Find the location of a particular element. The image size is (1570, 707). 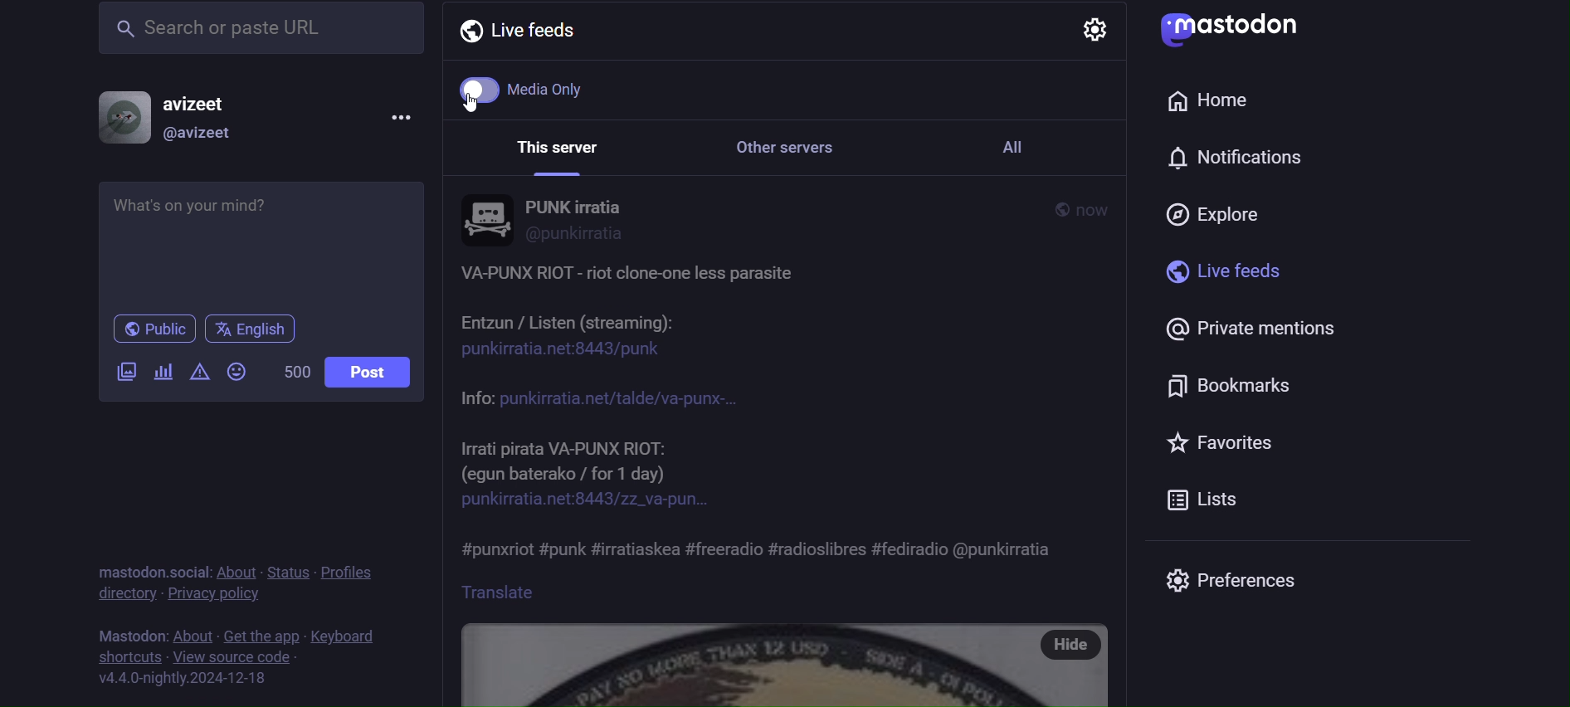

public is located at coordinates (1051, 209).